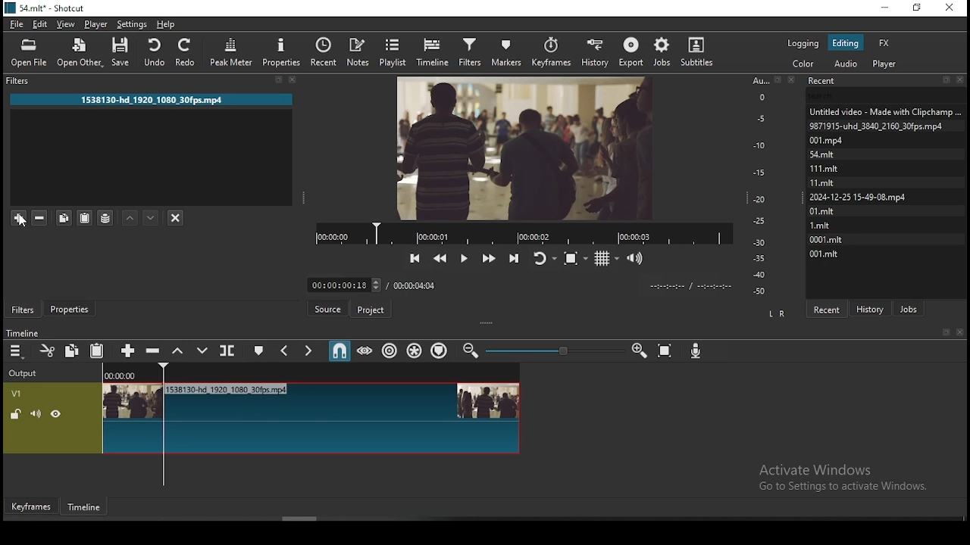 This screenshot has width=970, height=545. What do you see at coordinates (847, 66) in the screenshot?
I see `audio` at bounding box center [847, 66].